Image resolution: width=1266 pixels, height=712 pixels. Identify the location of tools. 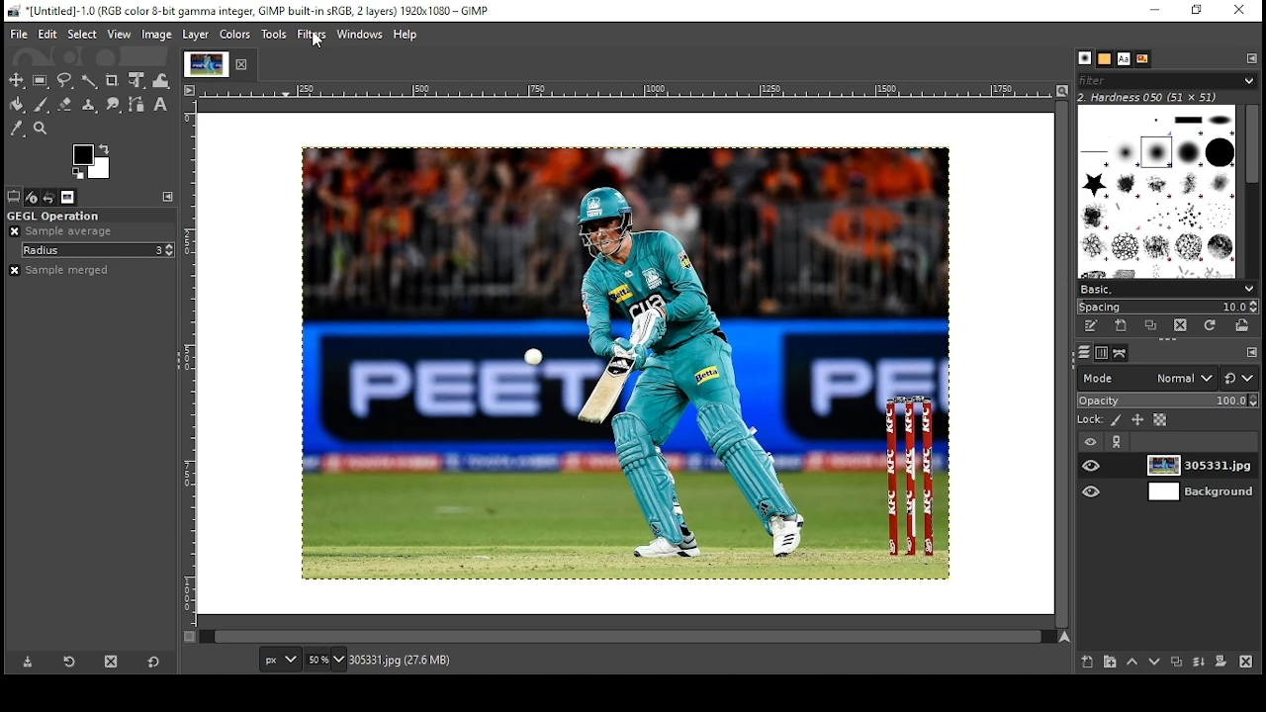
(274, 35).